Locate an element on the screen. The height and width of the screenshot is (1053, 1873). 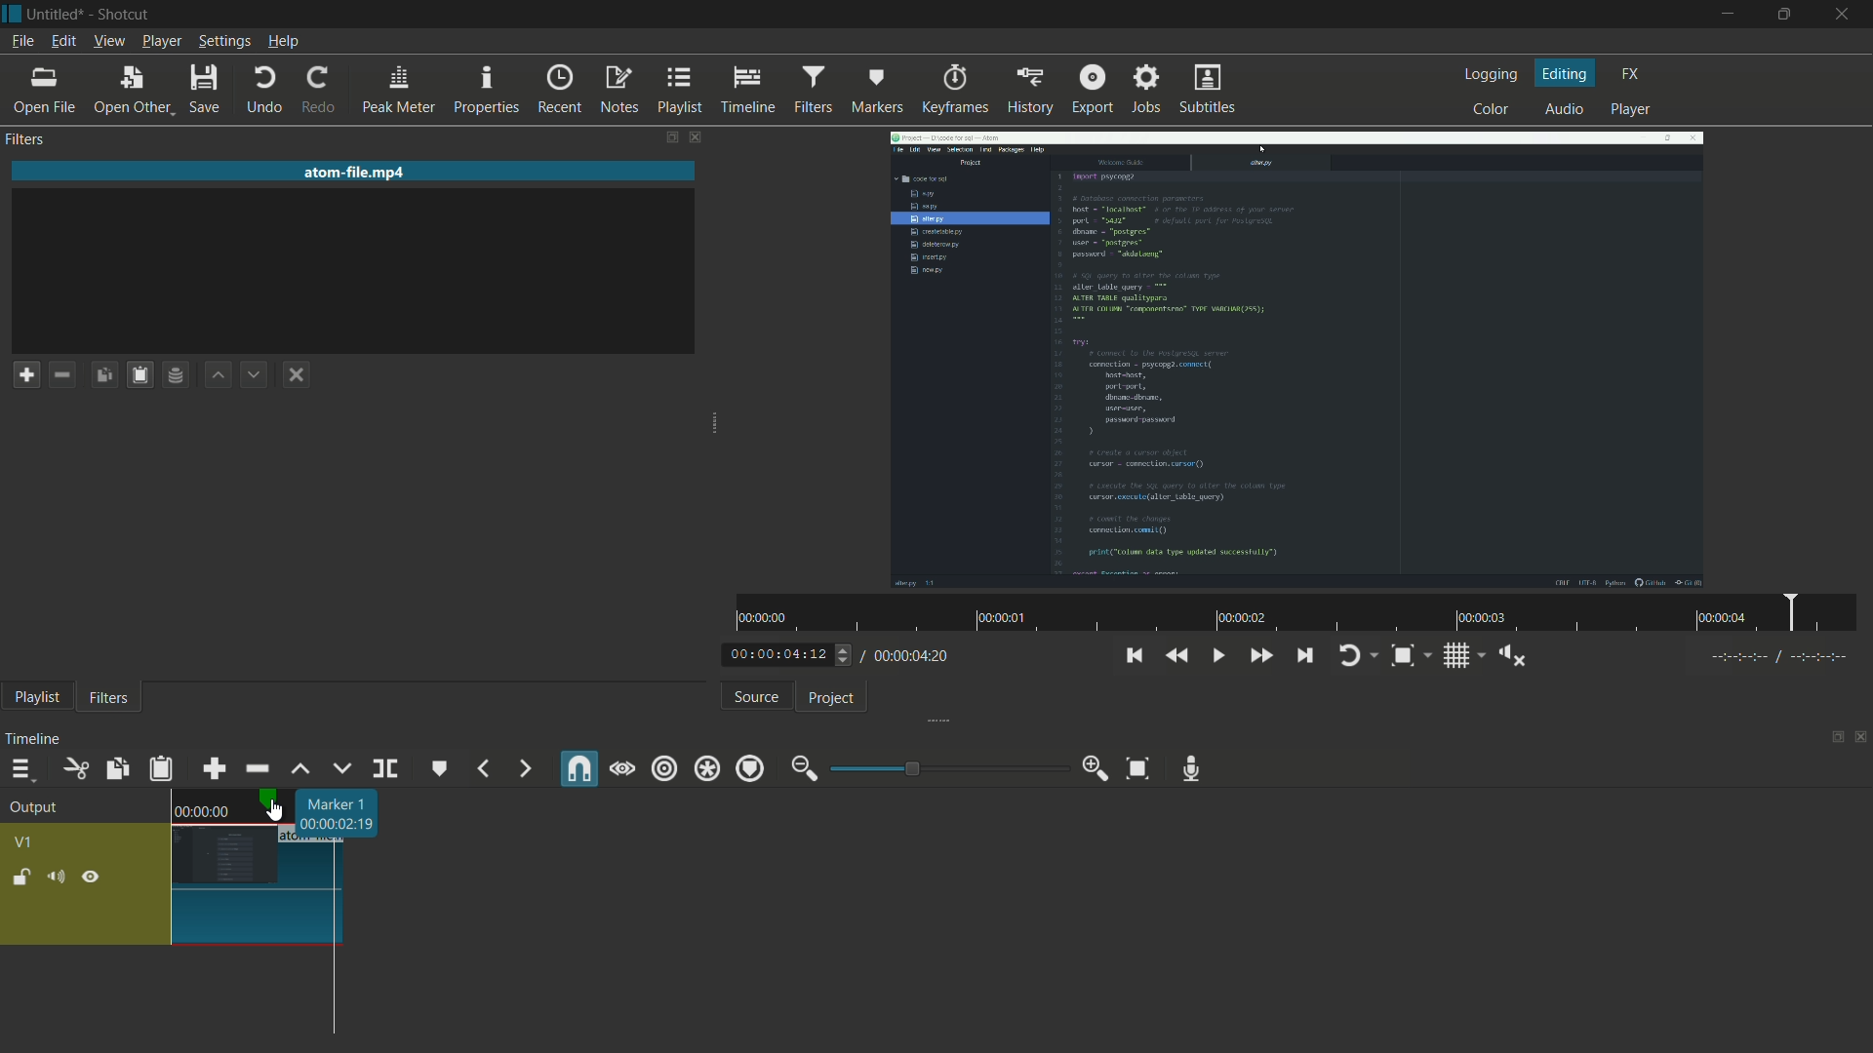
time is located at coordinates (1302, 616).